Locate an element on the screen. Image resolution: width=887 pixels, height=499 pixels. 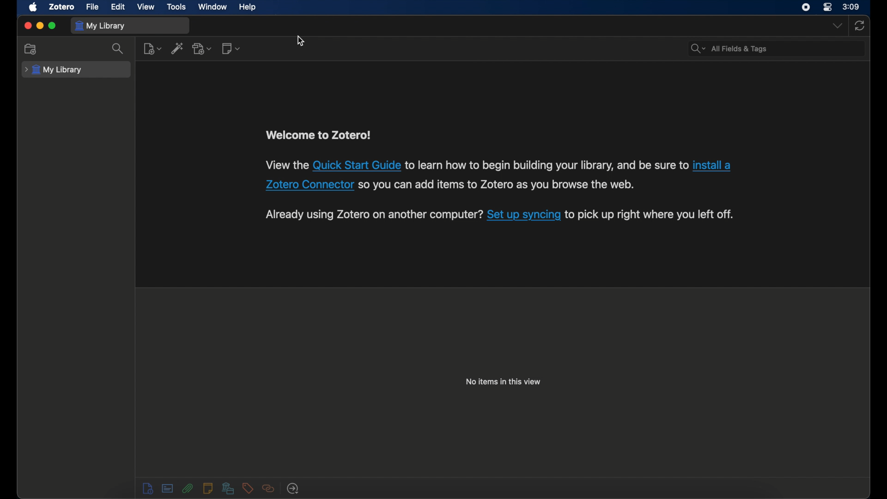
minimize is located at coordinates (41, 25).